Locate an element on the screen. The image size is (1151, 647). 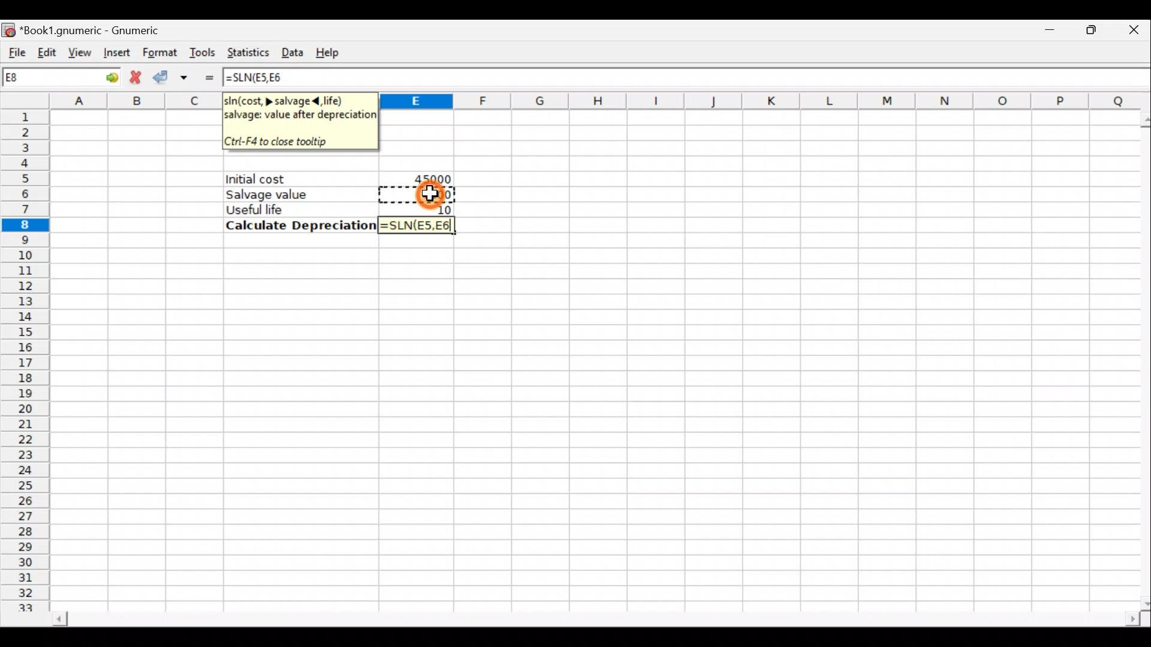
Close is located at coordinates (1126, 33).